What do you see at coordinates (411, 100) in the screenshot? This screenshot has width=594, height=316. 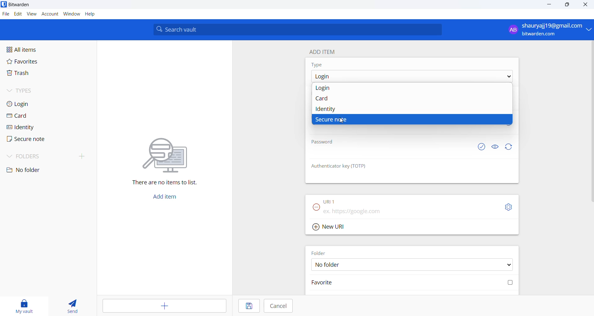 I see `card` at bounding box center [411, 100].